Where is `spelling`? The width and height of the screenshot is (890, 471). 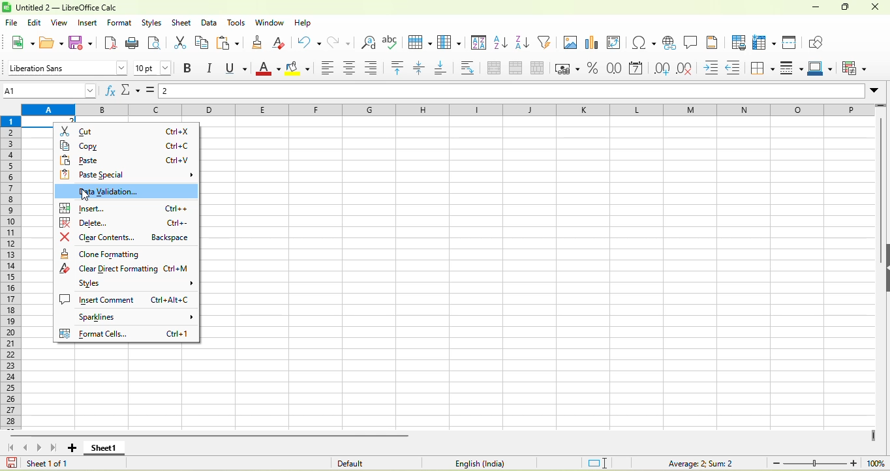
spelling is located at coordinates (392, 42).